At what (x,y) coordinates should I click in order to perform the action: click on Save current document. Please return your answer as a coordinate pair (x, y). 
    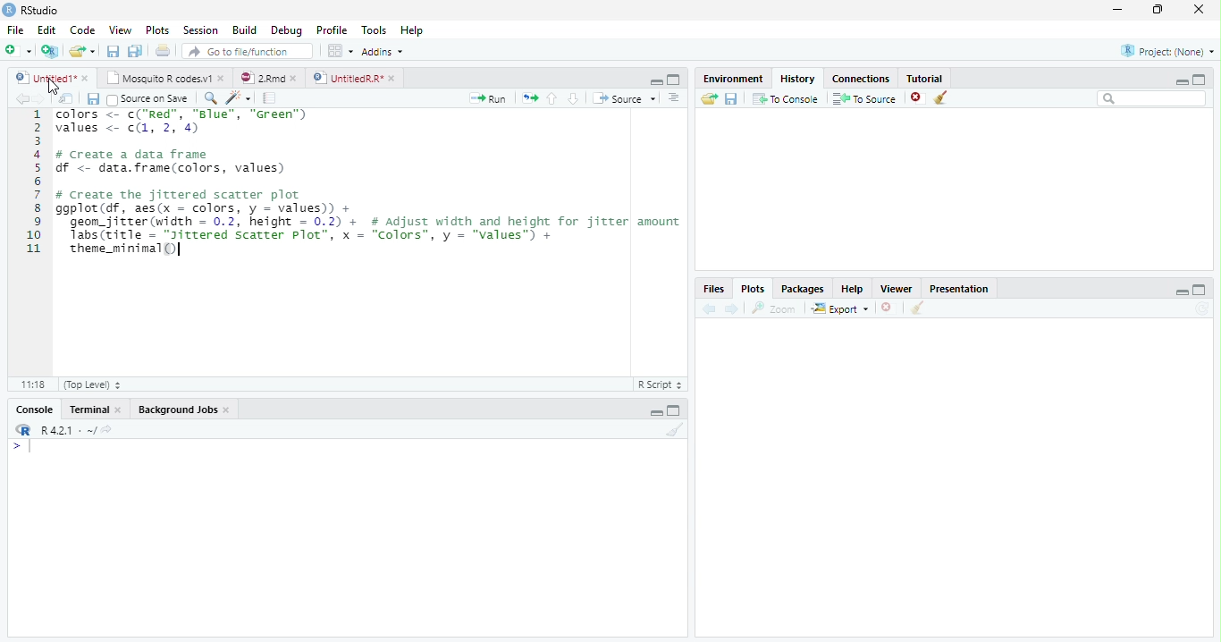
    Looking at the image, I should click on (94, 99).